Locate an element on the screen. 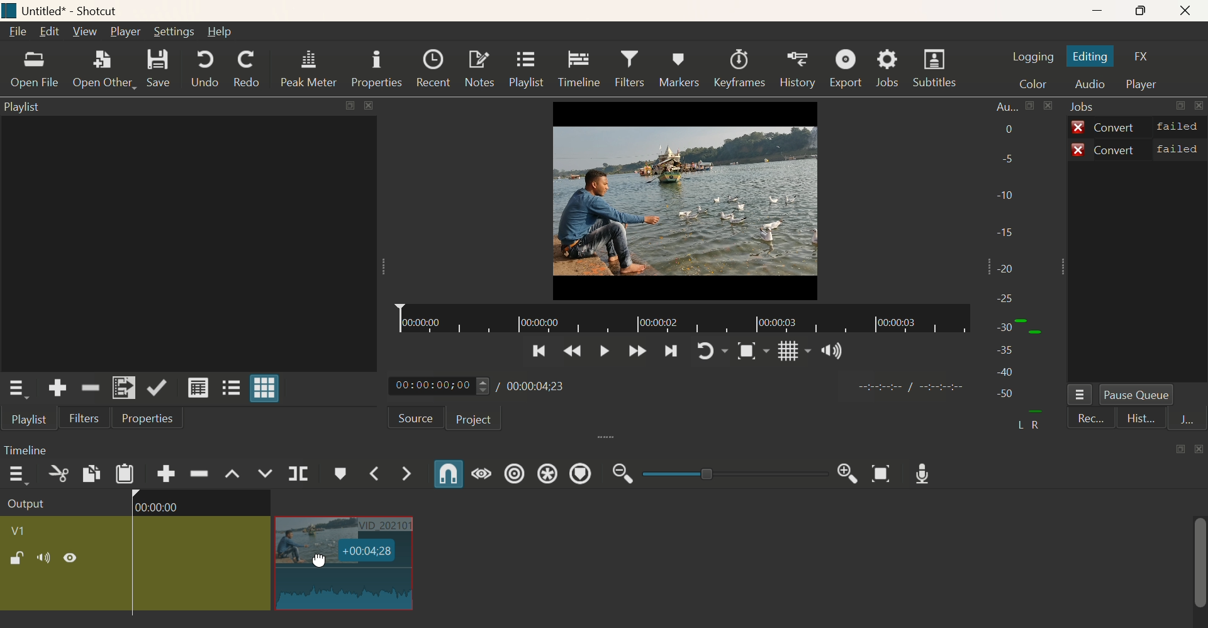 The height and width of the screenshot is (628, 1208). Redo is located at coordinates (247, 69).